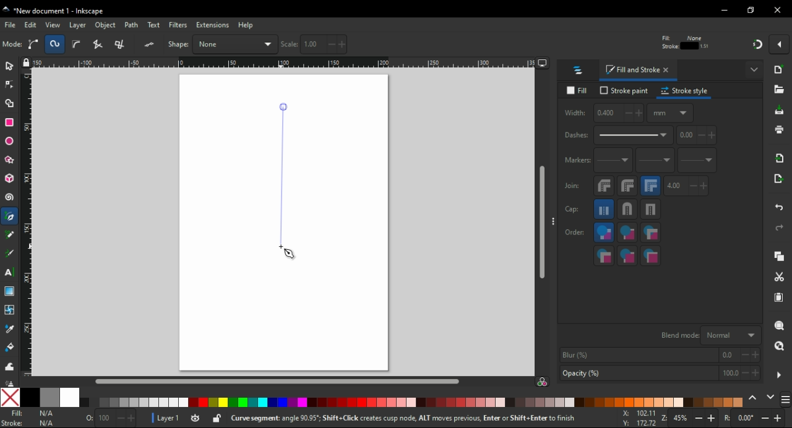 Image resolution: width=792 pixels, height=428 pixels. Describe the element at coordinates (244, 45) in the screenshot. I see `lower` at that location.